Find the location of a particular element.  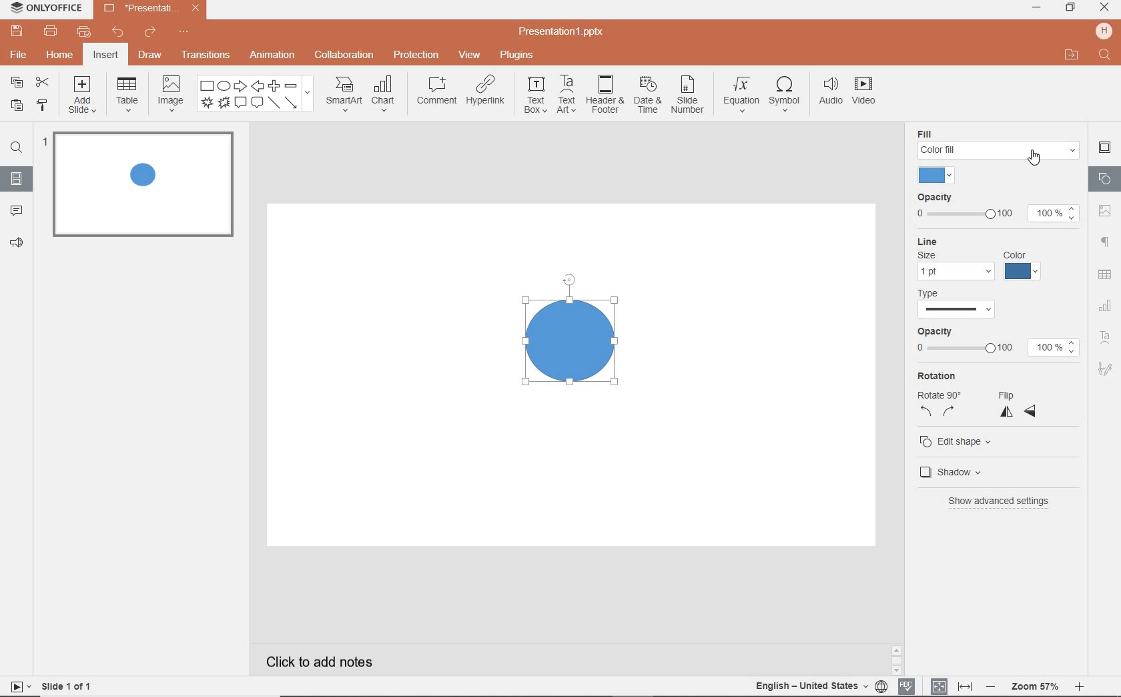

shapes is located at coordinates (1104, 178).